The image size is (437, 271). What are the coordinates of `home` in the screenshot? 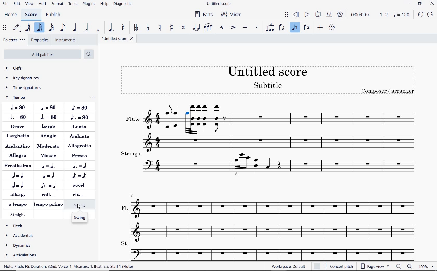 It's located at (11, 14).